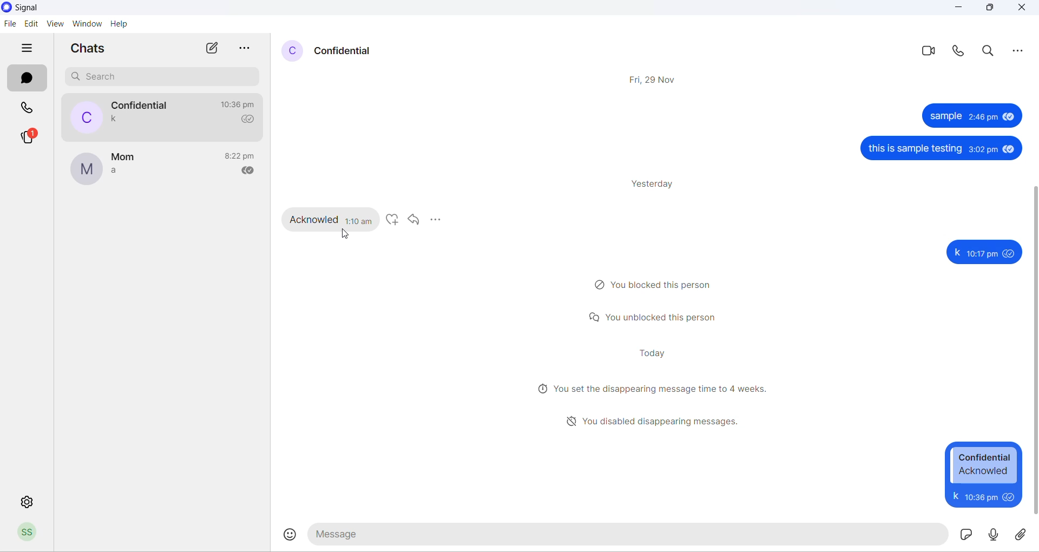 The image size is (1039, 552). I want to click on profile, so click(32, 533).